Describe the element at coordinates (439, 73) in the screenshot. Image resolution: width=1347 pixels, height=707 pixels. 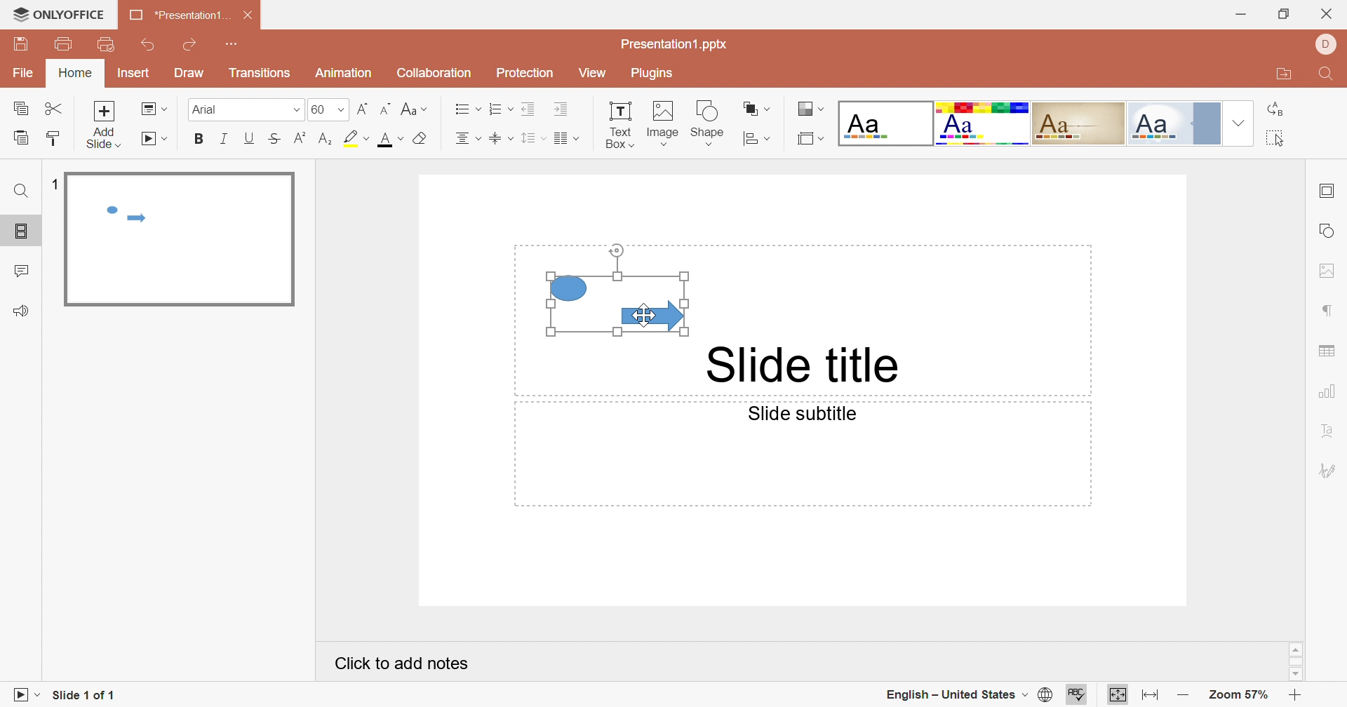
I see `Collaboration` at that location.